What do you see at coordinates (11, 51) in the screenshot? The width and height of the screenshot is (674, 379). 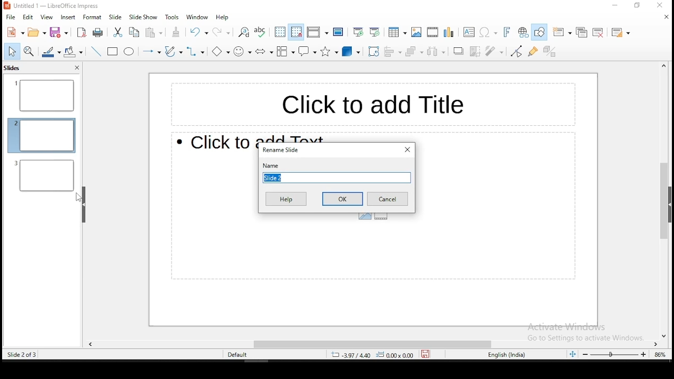 I see `select tool` at bounding box center [11, 51].